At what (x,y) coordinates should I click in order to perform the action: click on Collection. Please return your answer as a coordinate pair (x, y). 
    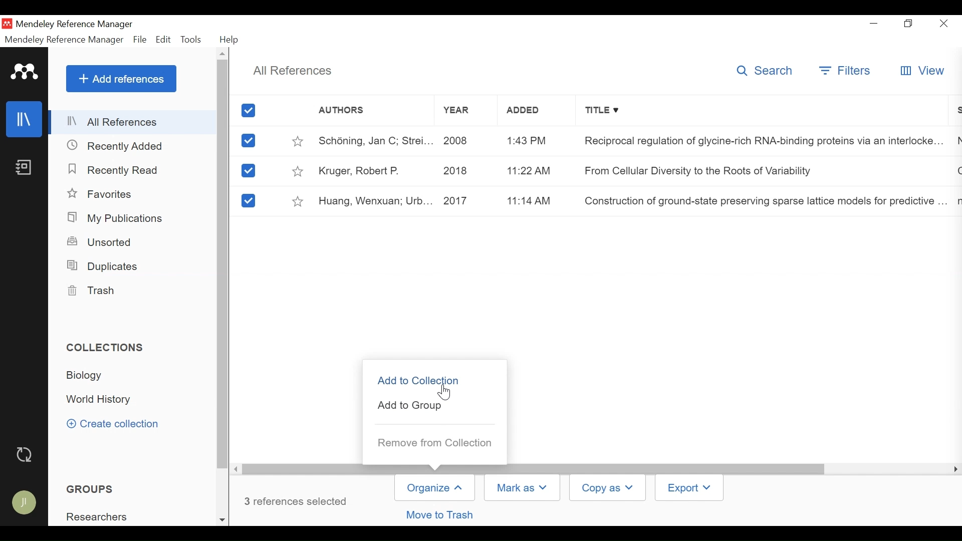
    Looking at the image, I should click on (109, 349).